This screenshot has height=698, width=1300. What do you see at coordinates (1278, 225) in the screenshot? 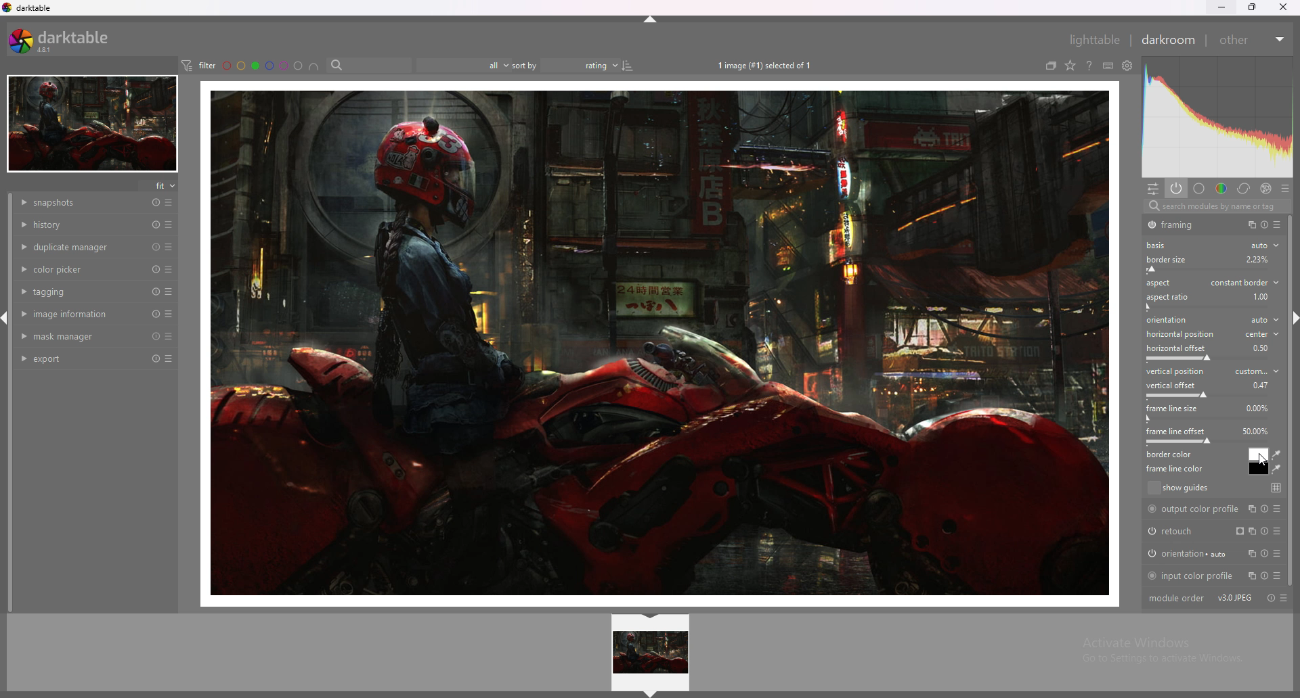
I see `presets` at bounding box center [1278, 225].